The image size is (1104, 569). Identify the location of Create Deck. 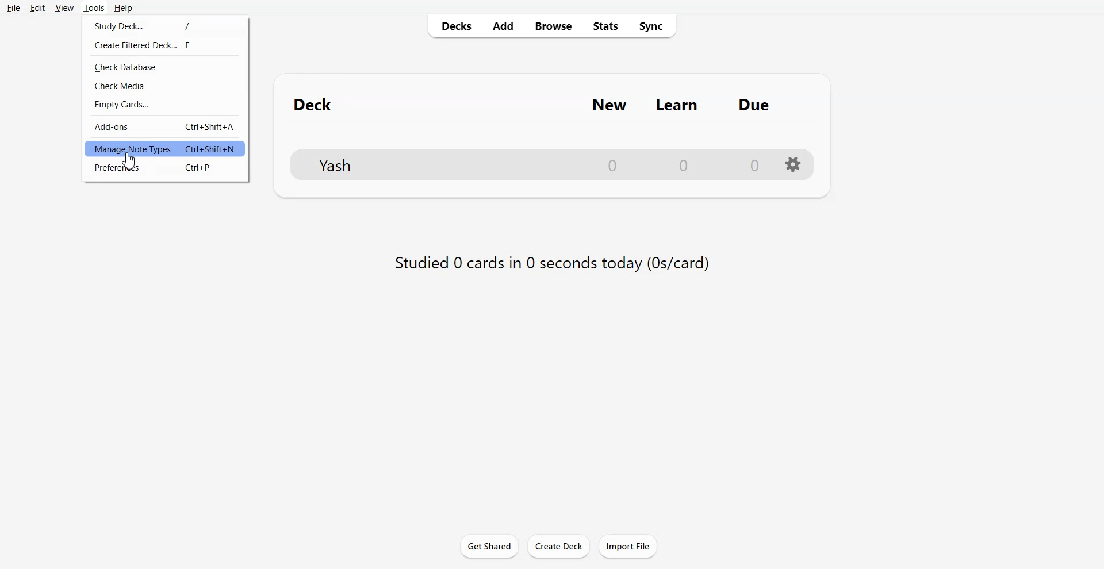
(558, 545).